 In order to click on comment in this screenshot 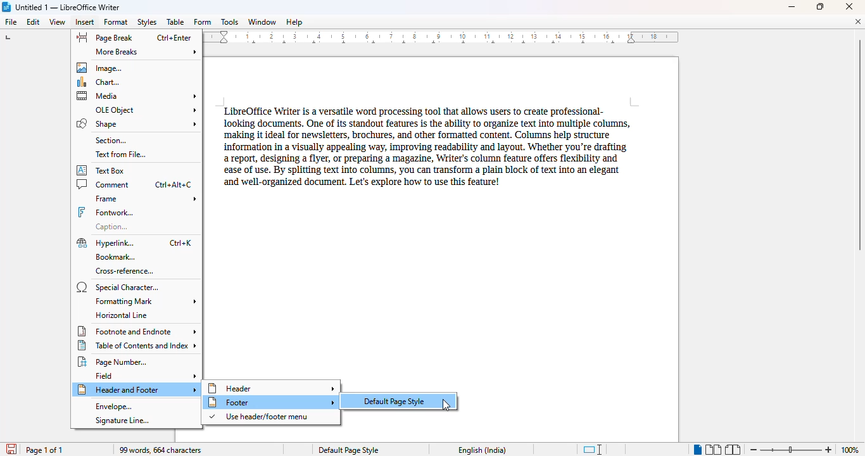, I will do `click(134, 184)`.